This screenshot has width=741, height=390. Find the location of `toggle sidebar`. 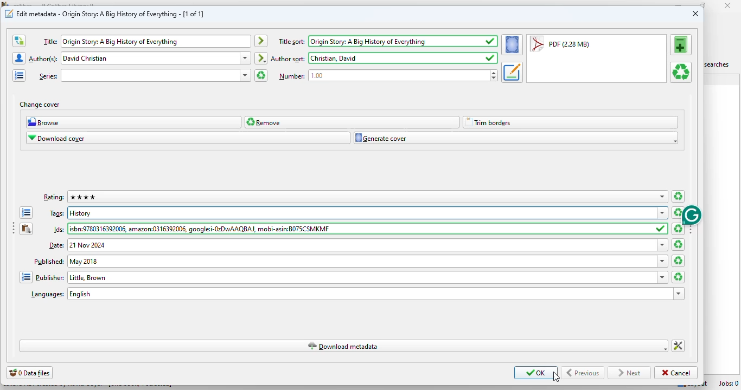

toggle sidebar is located at coordinates (12, 229).